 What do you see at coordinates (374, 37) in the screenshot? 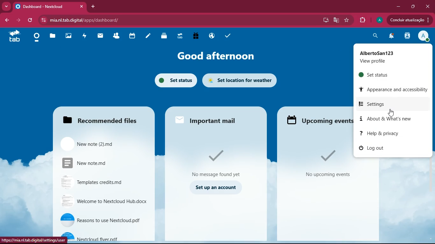
I see `search` at bounding box center [374, 37].